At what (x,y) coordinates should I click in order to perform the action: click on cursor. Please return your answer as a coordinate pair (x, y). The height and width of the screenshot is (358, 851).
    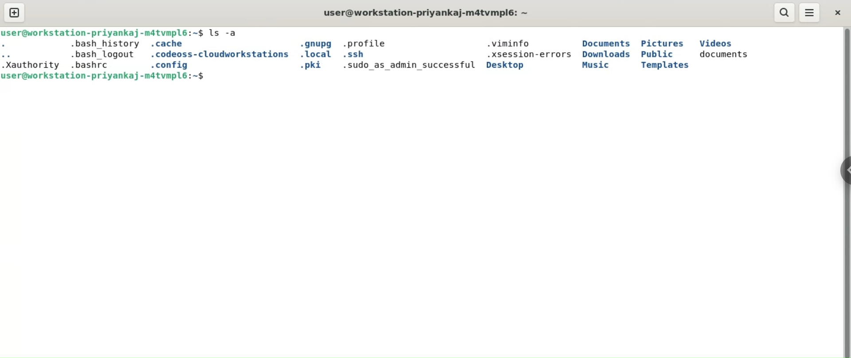
    Looking at the image, I should click on (213, 79).